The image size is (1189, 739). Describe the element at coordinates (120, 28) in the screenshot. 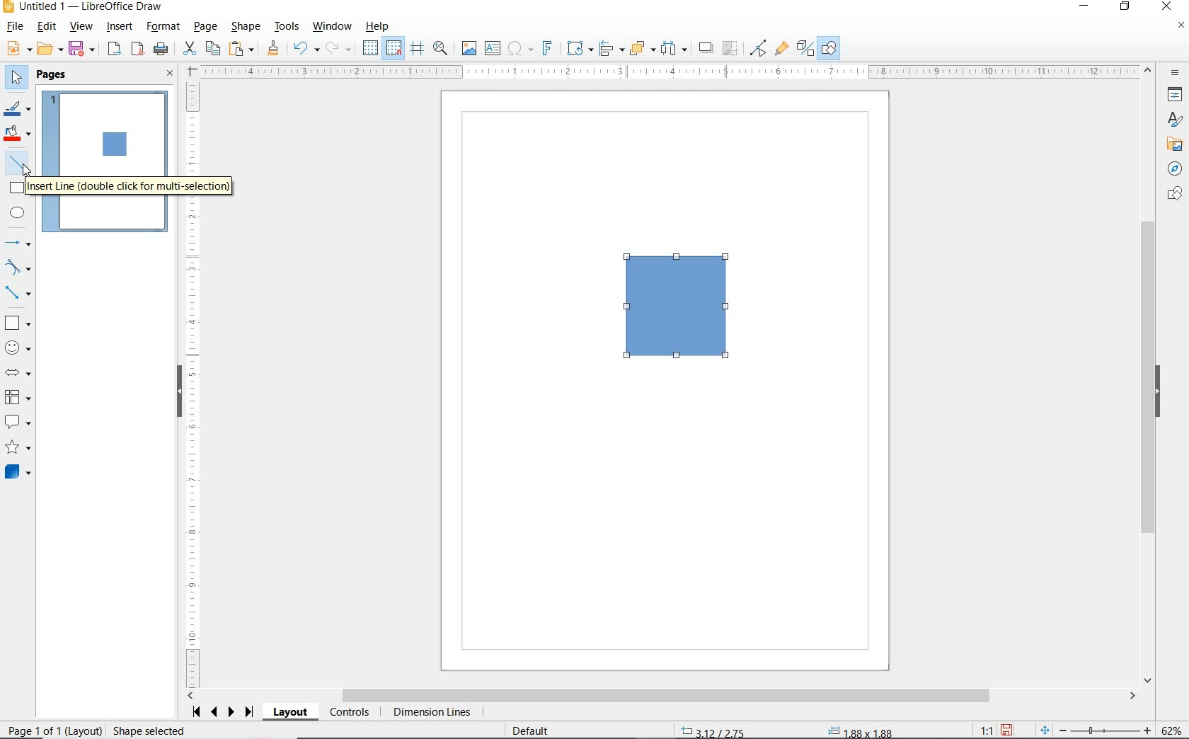

I see `INSERT` at that location.